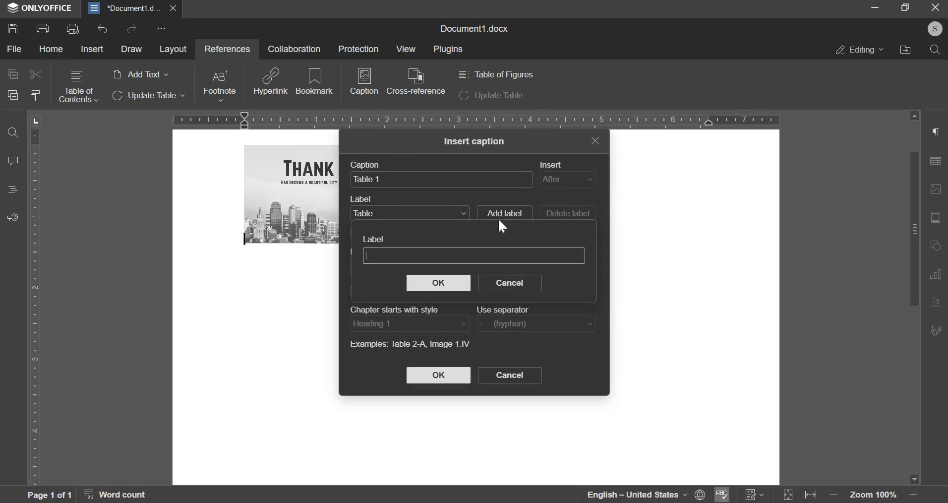 This screenshot has width=948, height=503. What do you see at coordinates (315, 80) in the screenshot?
I see `bookmark` at bounding box center [315, 80].